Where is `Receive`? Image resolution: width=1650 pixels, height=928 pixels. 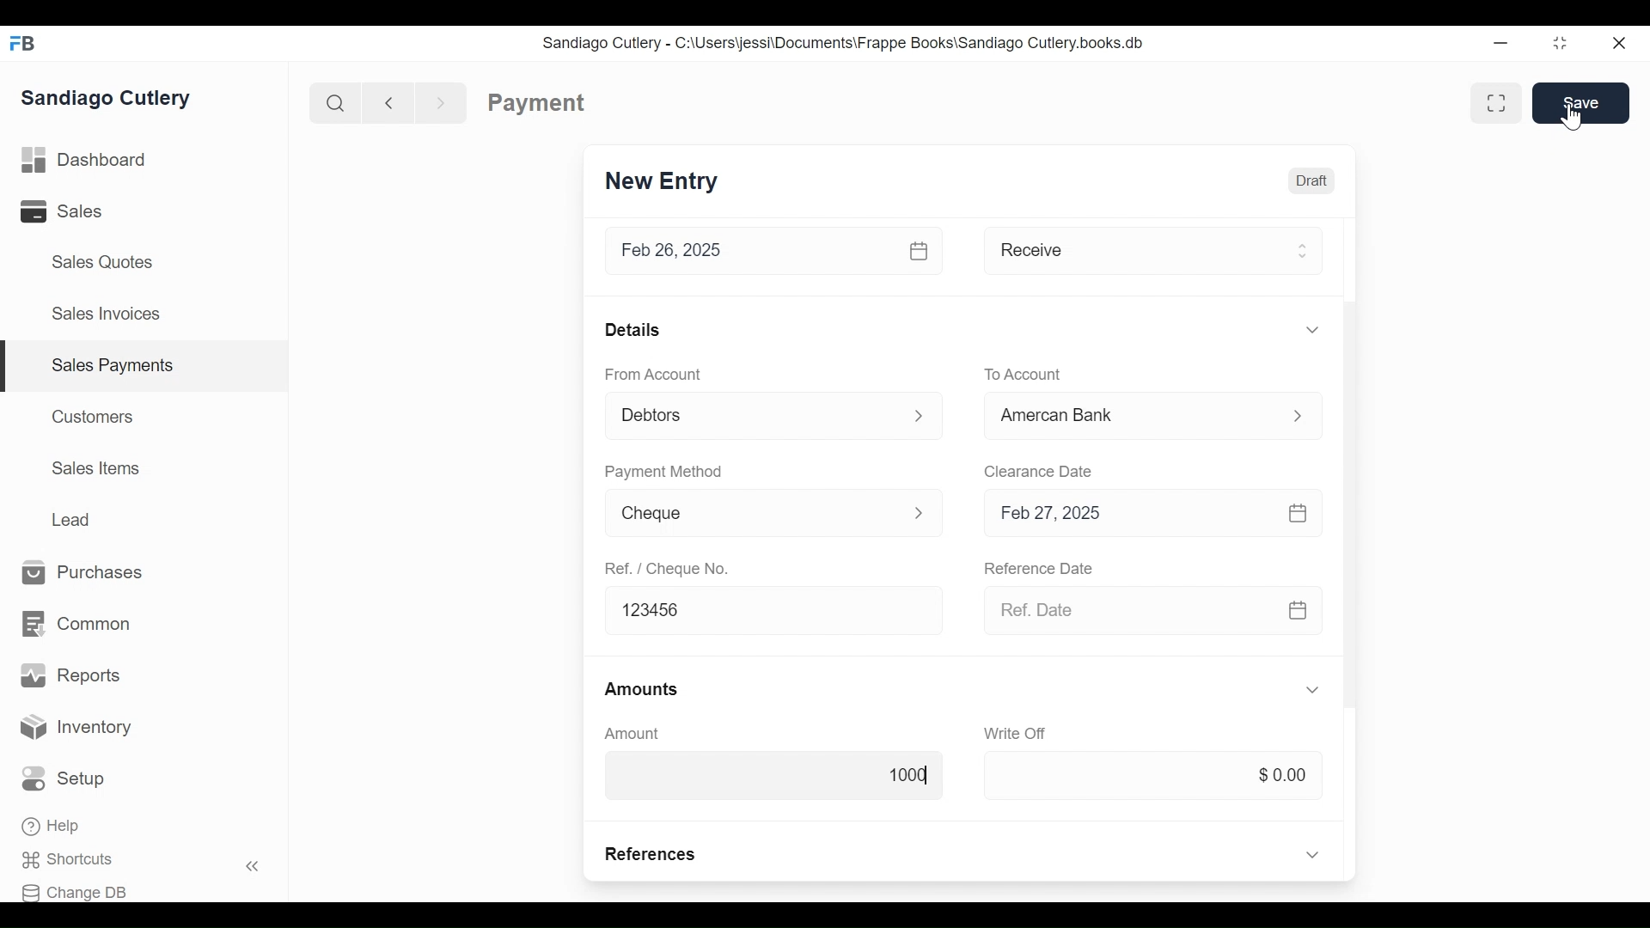
Receive is located at coordinates (1127, 249).